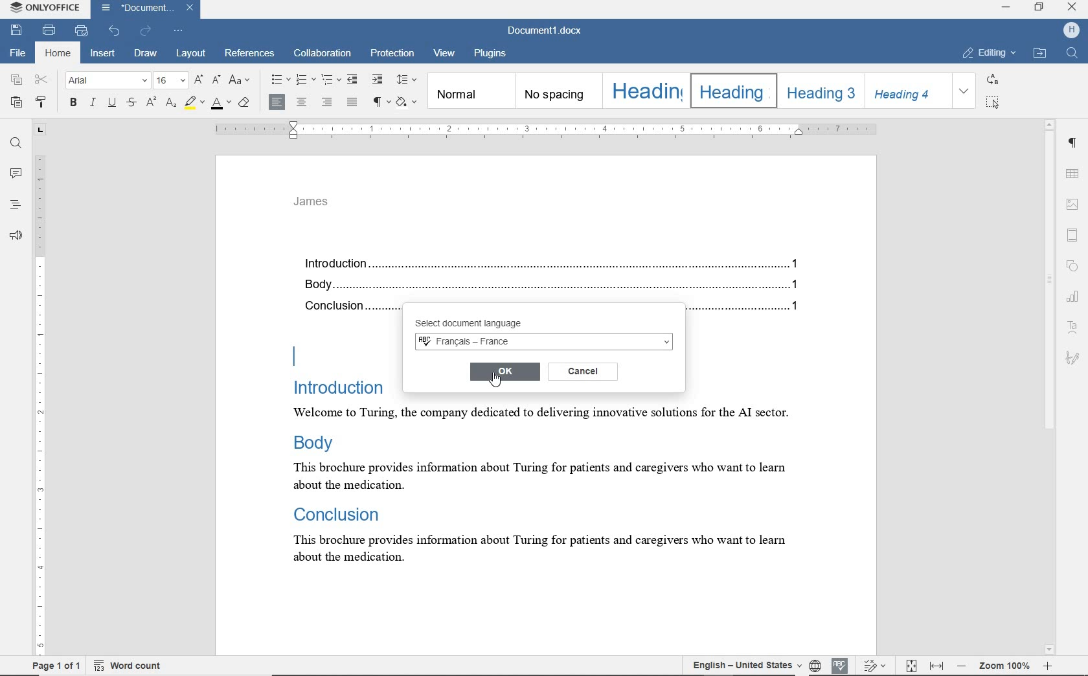 This screenshot has width=1088, height=676. I want to click on multilevel list, so click(330, 79).